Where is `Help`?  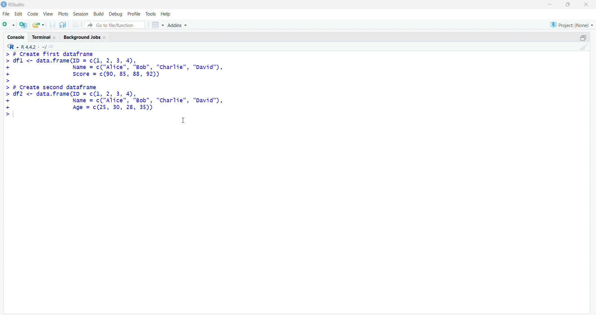
Help is located at coordinates (165, 14).